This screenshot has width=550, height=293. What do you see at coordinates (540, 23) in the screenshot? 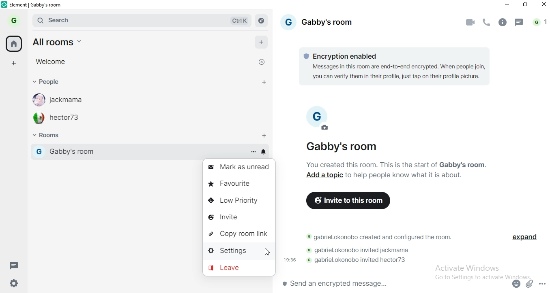
I see `notification` at bounding box center [540, 23].